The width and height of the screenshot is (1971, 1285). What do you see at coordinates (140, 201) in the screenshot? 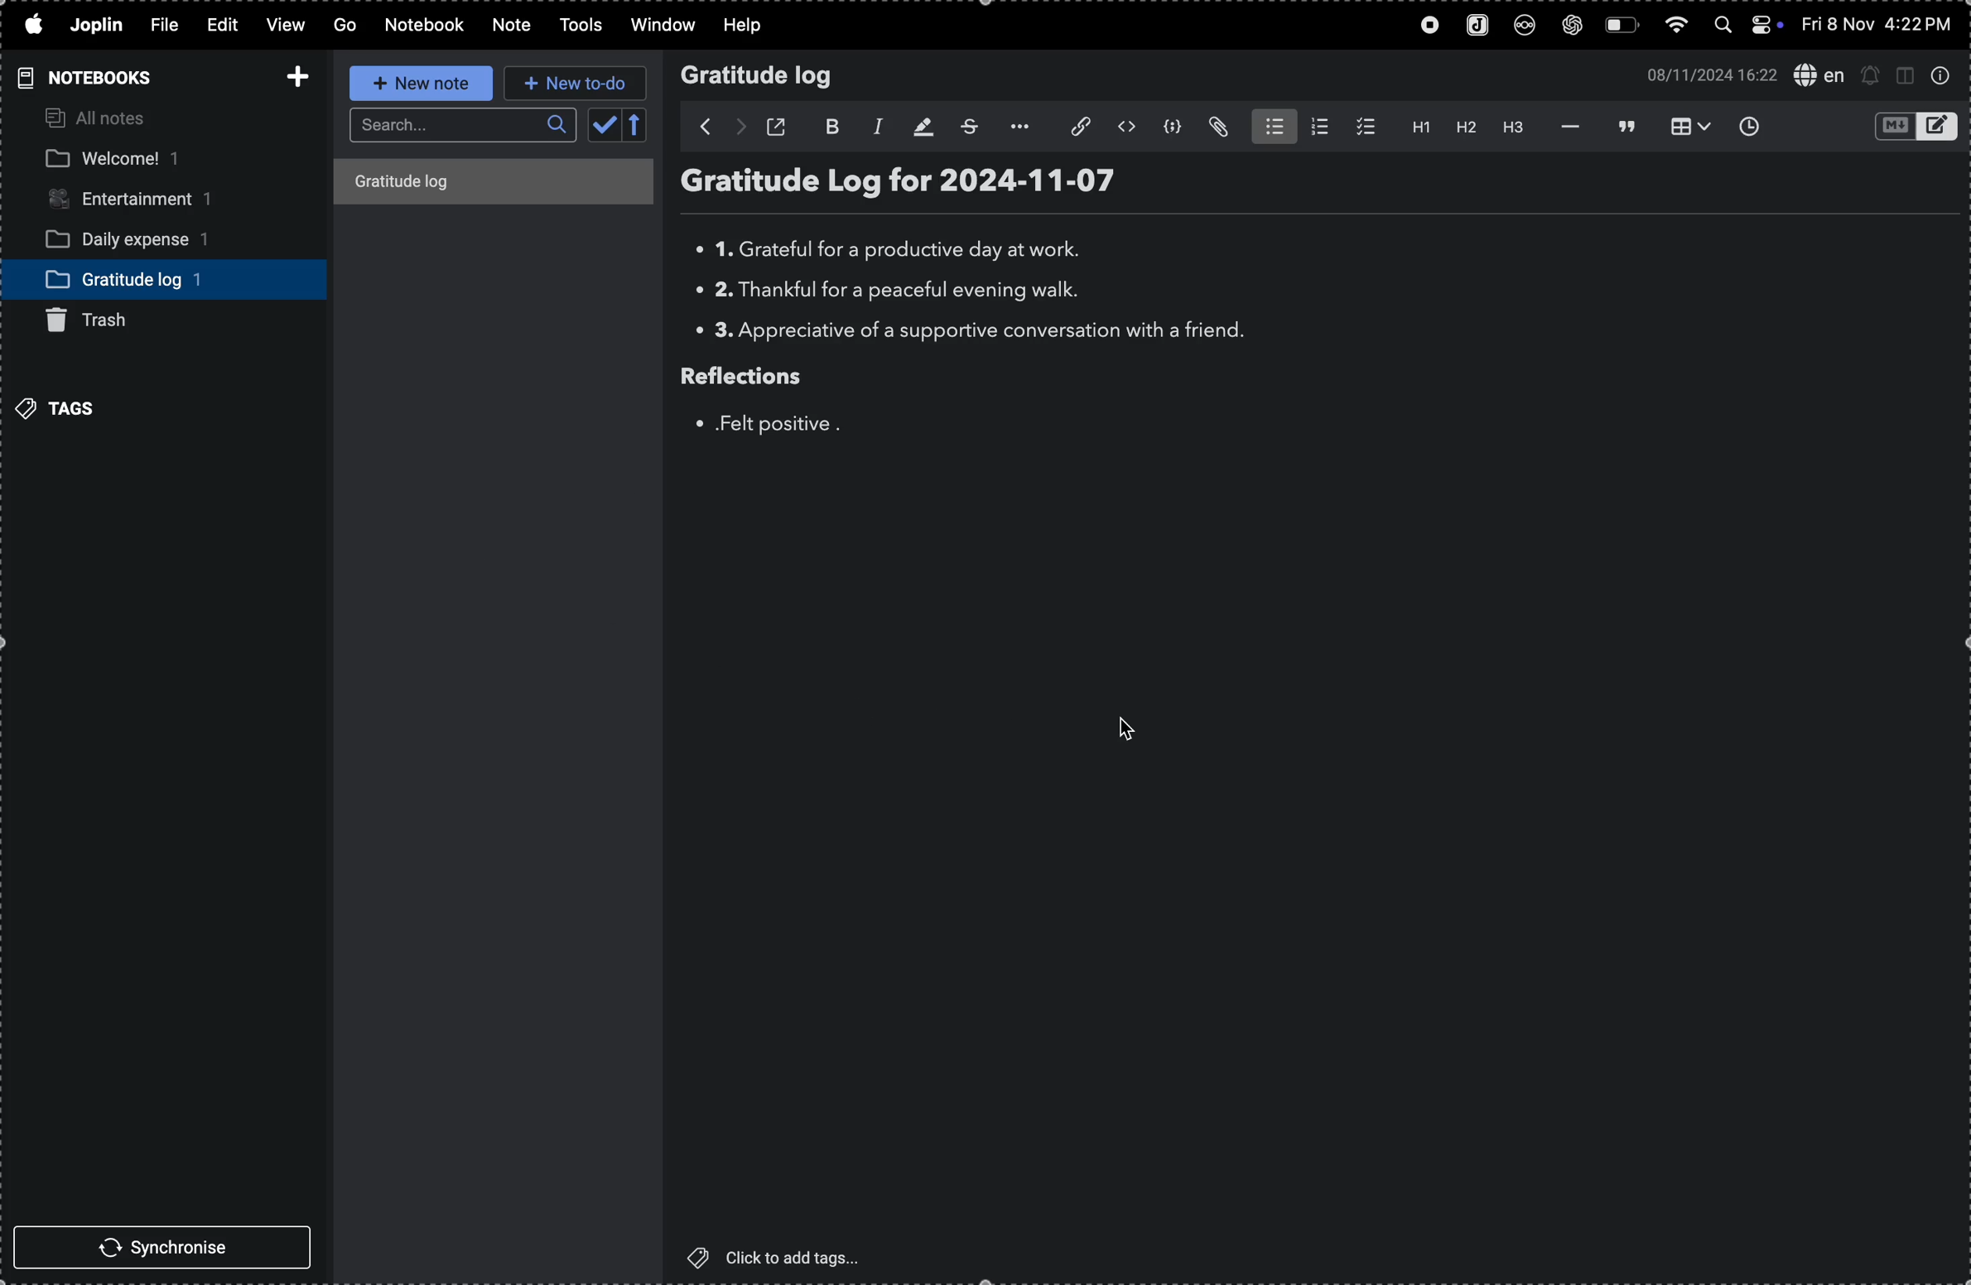
I see `entertainment` at bounding box center [140, 201].